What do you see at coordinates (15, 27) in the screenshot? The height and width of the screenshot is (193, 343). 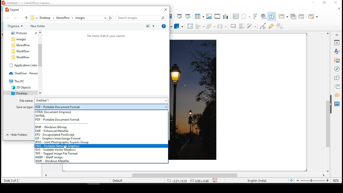 I see `organize` at bounding box center [15, 27].